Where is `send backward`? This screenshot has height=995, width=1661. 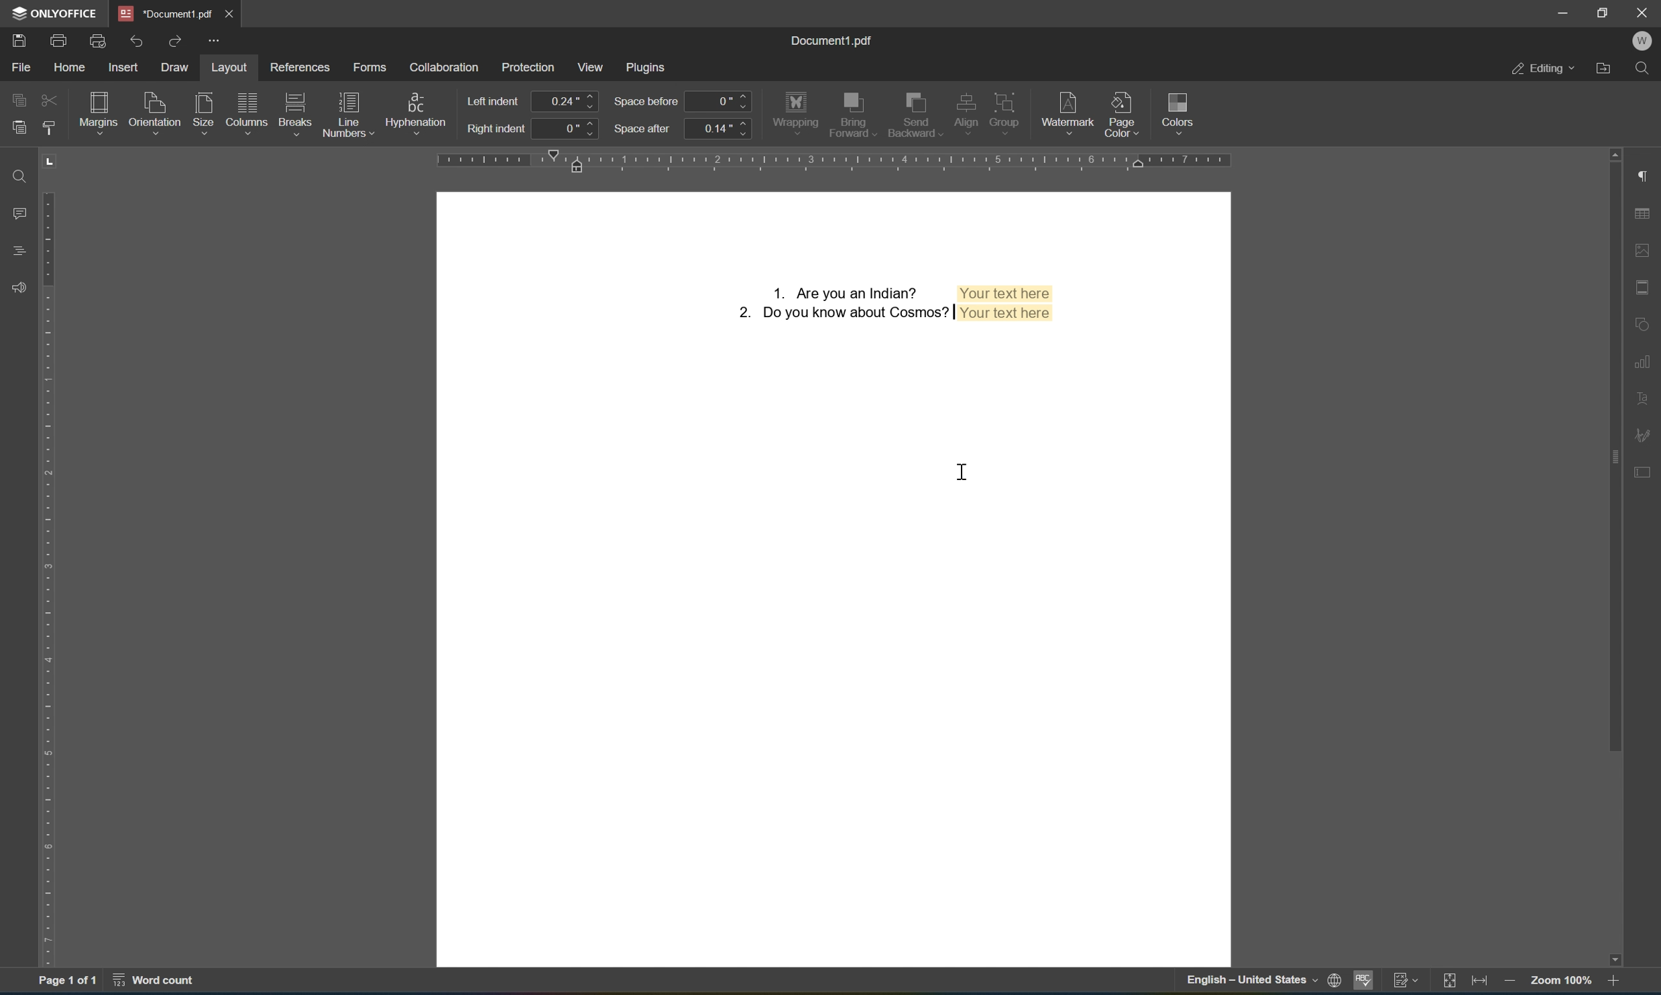
send backward is located at coordinates (915, 111).